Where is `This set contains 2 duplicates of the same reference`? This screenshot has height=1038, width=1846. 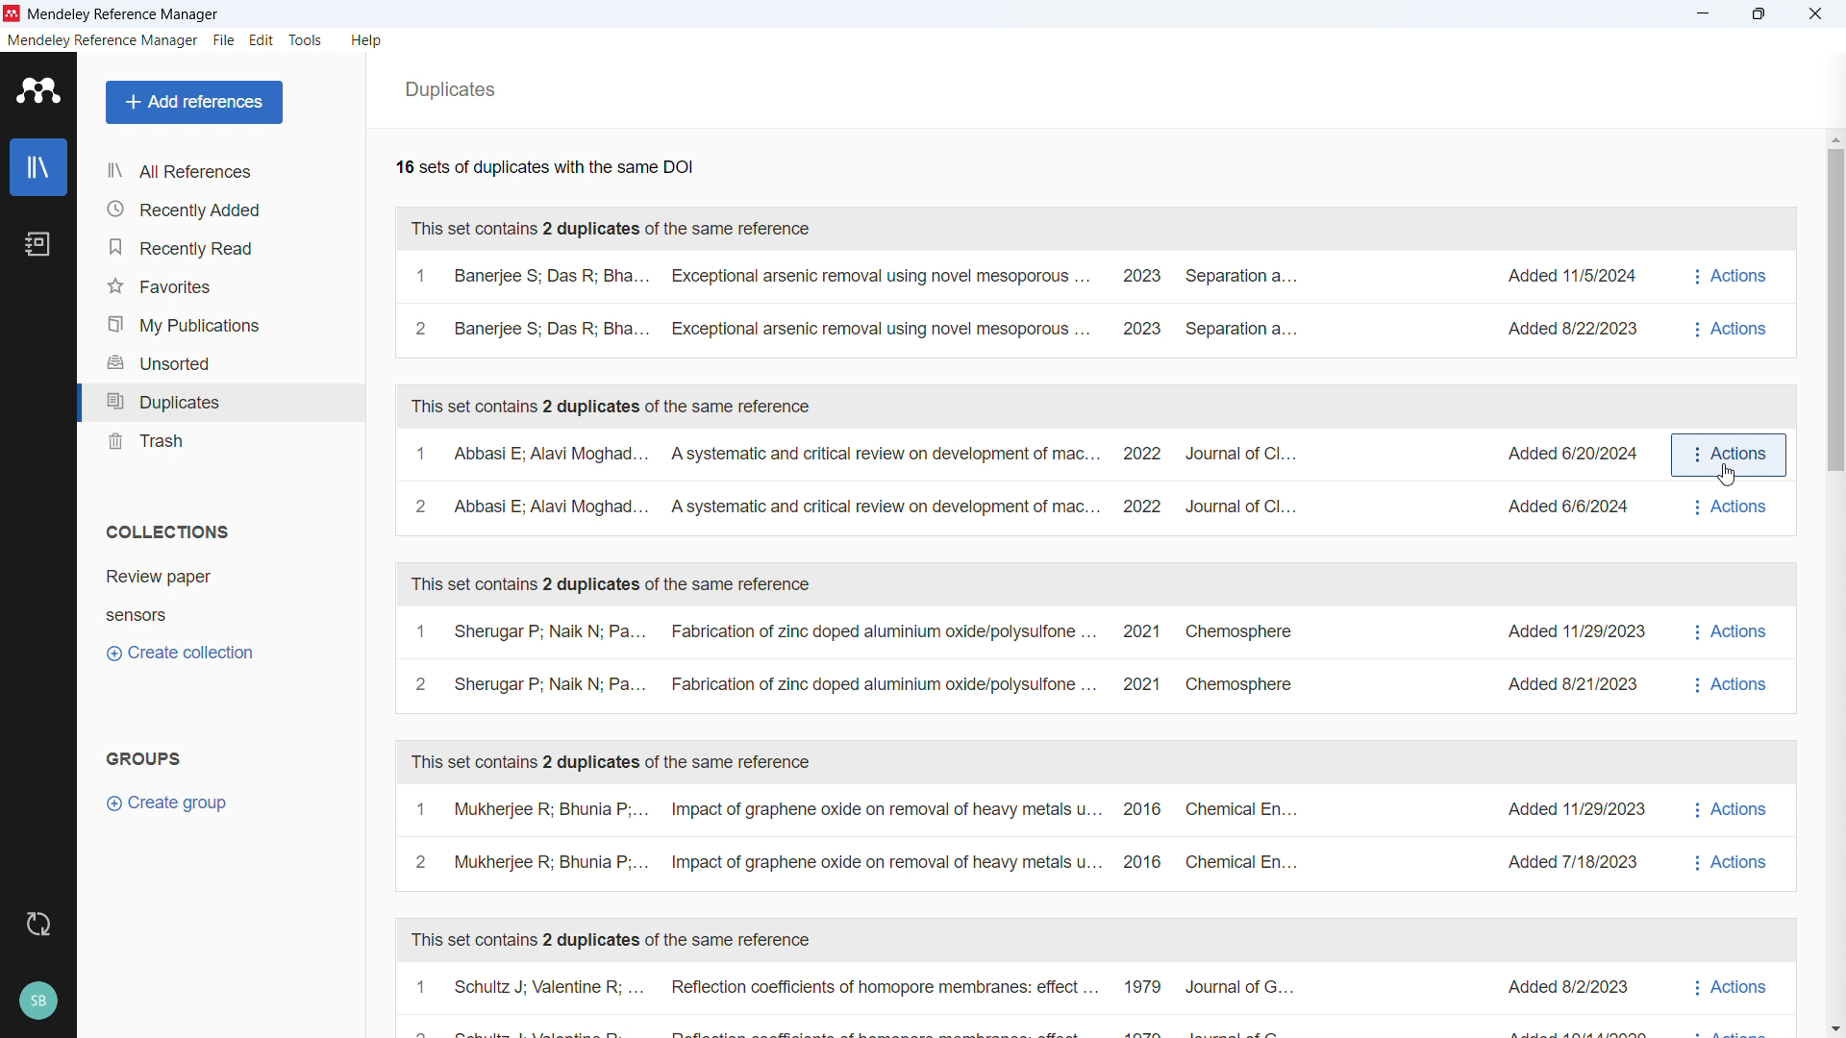
This set contains 2 duplicates of the same reference is located at coordinates (611, 408).